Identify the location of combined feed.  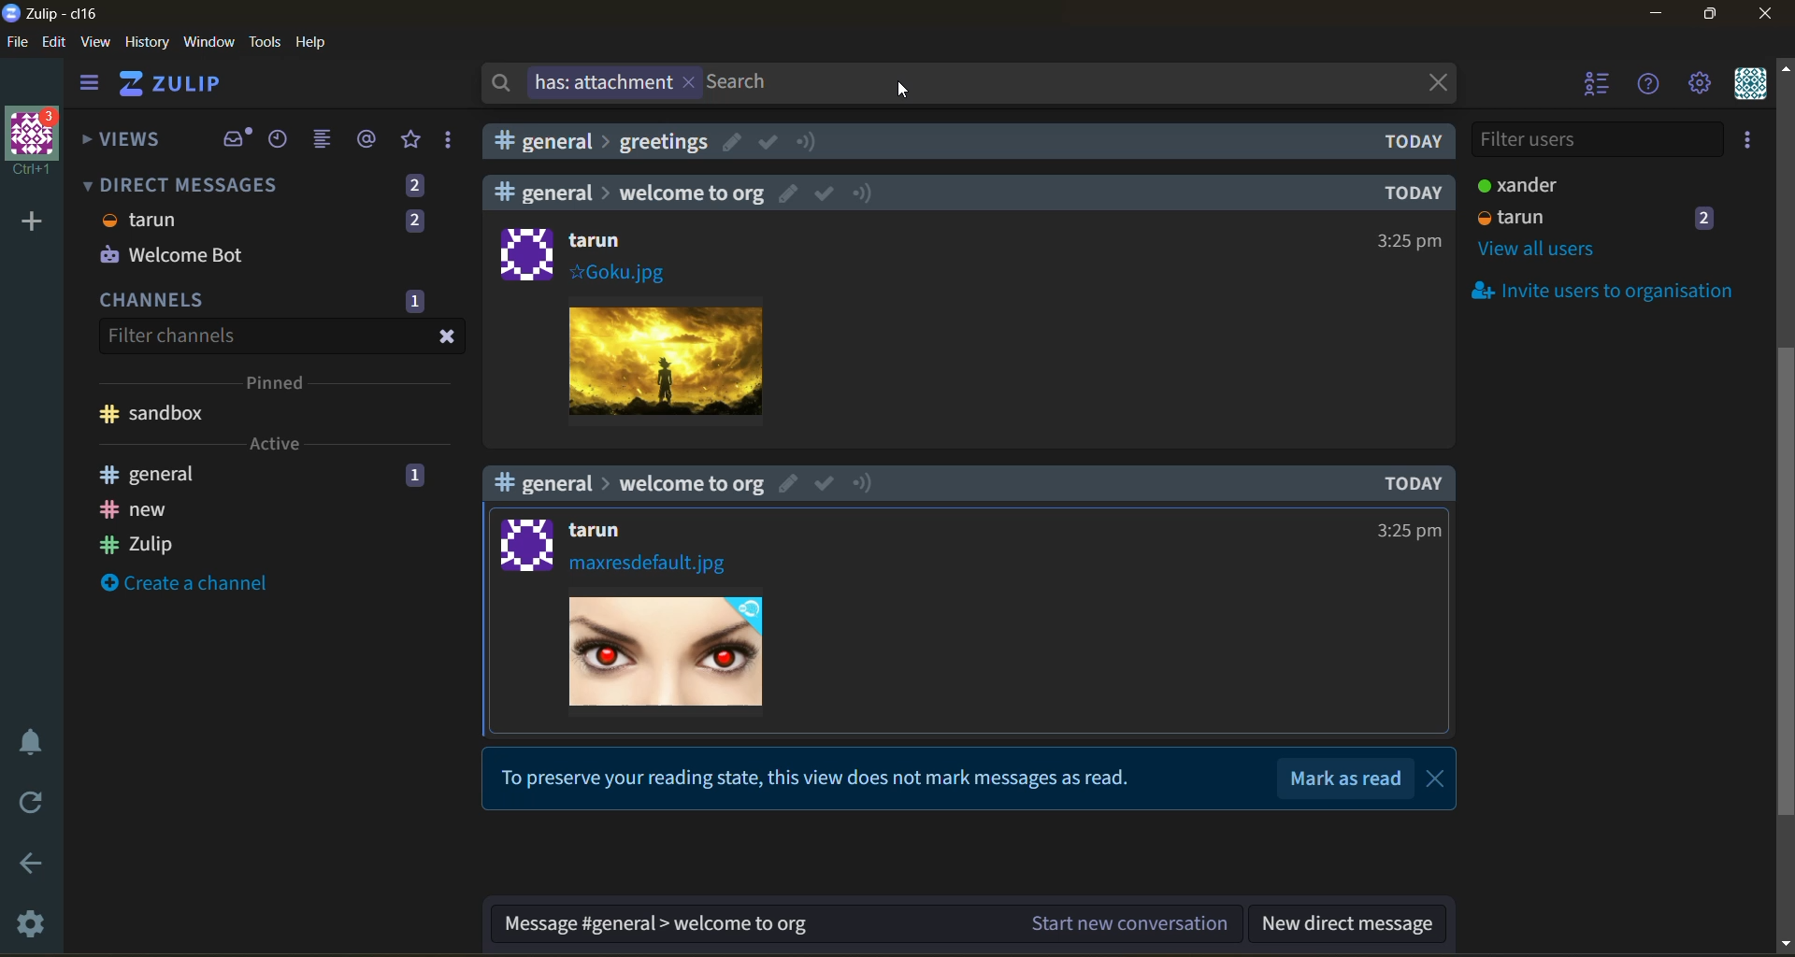
(325, 140).